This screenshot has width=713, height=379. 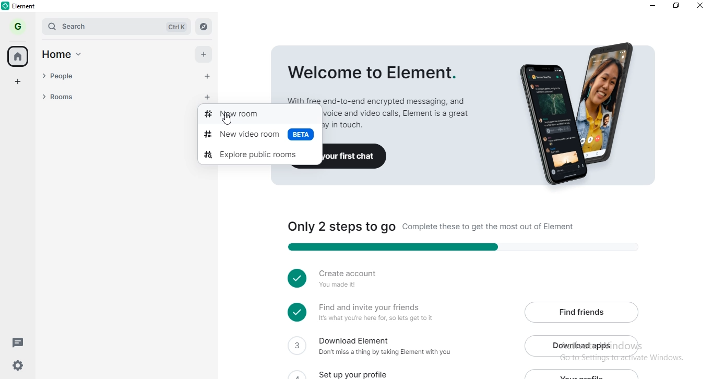 I want to click on home, so click(x=19, y=56).